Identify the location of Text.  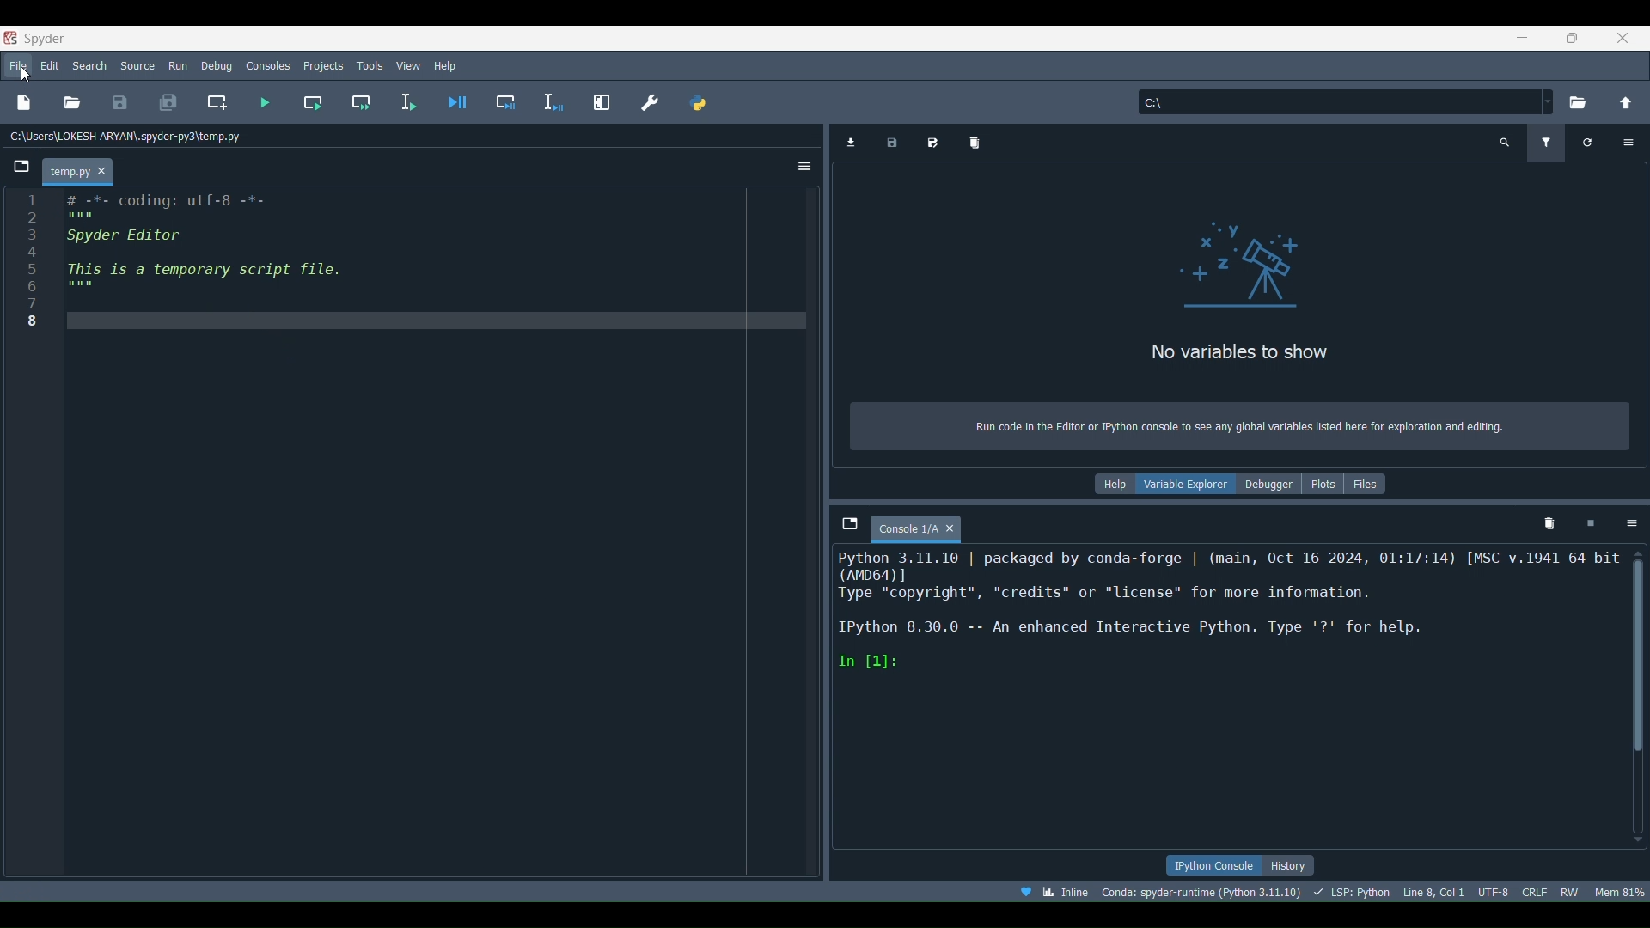
(1239, 316).